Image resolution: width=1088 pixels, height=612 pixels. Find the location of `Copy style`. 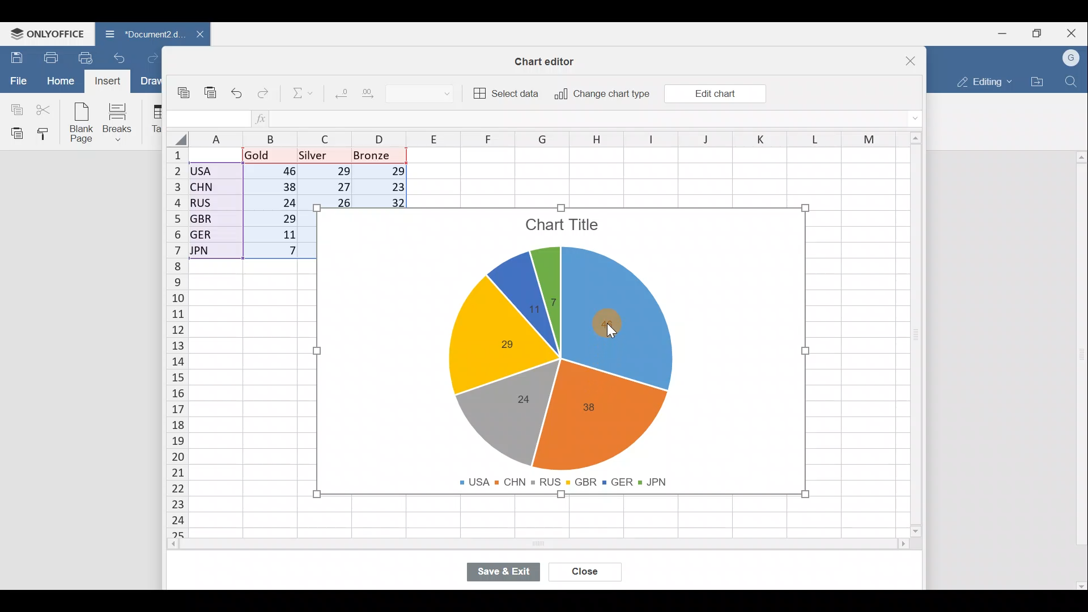

Copy style is located at coordinates (48, 133).